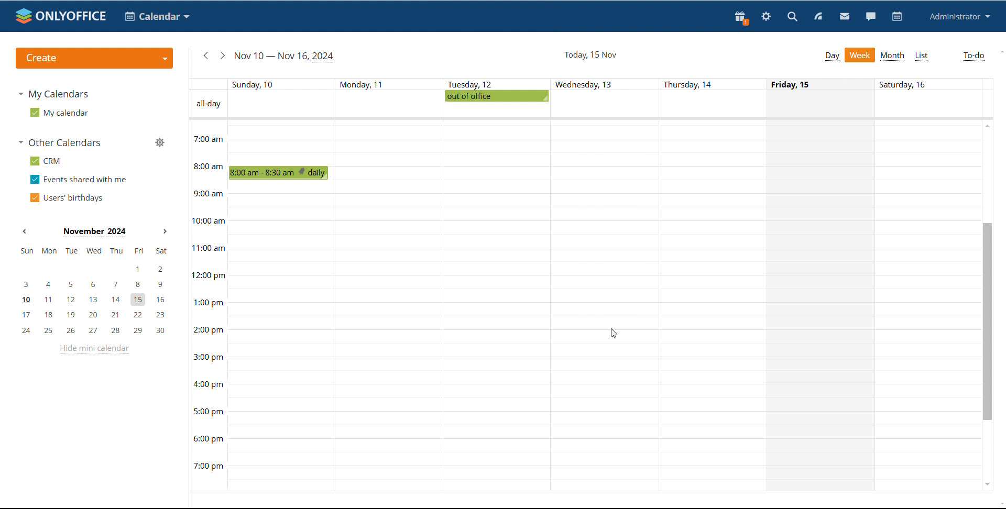 The height and width of the screenshot is (509, 1006). I want to click on next week, so click(222, 56).